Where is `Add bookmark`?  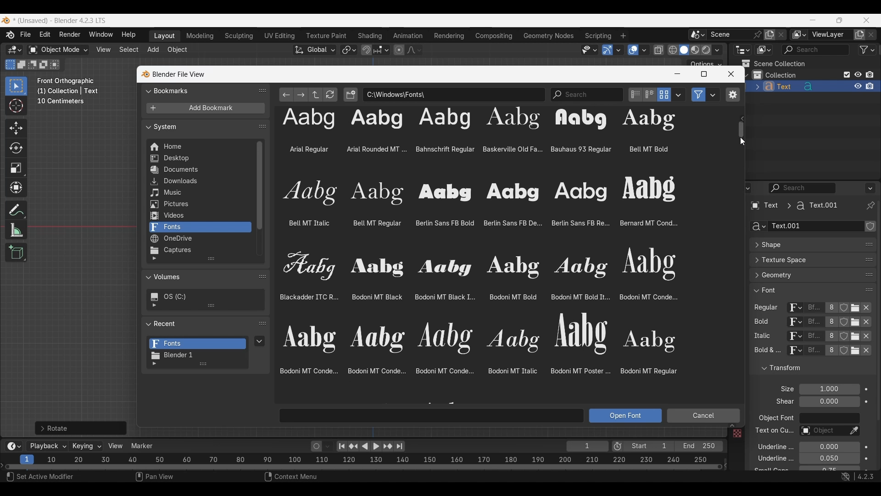 Add bookmark is located at coordinates (205, 108).